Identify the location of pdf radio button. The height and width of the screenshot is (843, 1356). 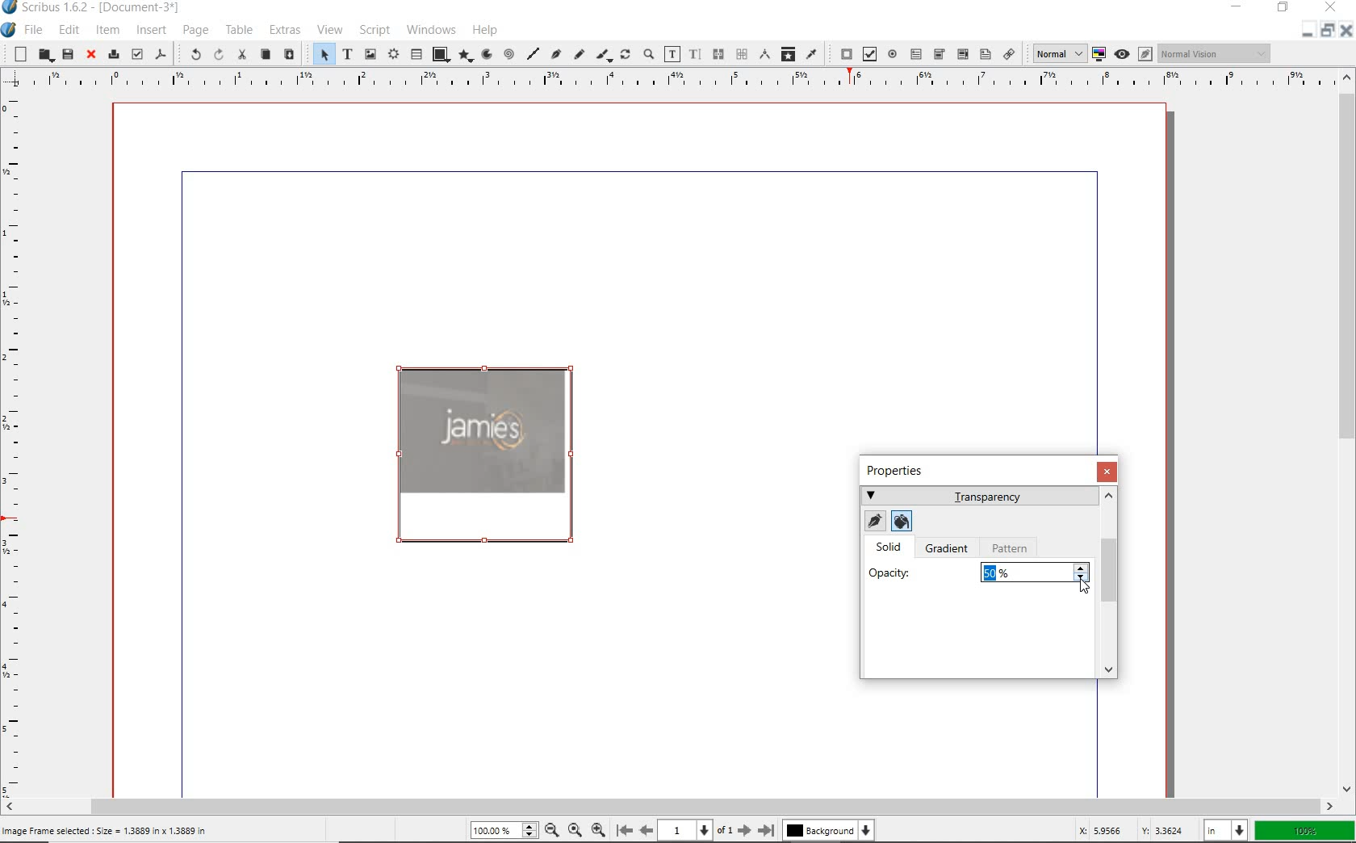
(894, 54).